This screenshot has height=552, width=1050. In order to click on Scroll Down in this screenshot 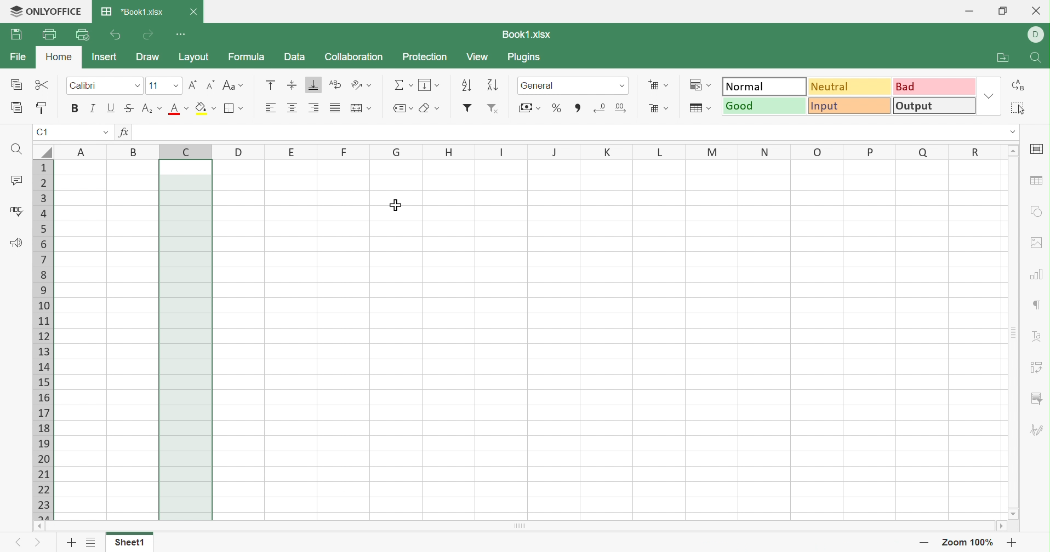, I will do `click(1015, 515)`.